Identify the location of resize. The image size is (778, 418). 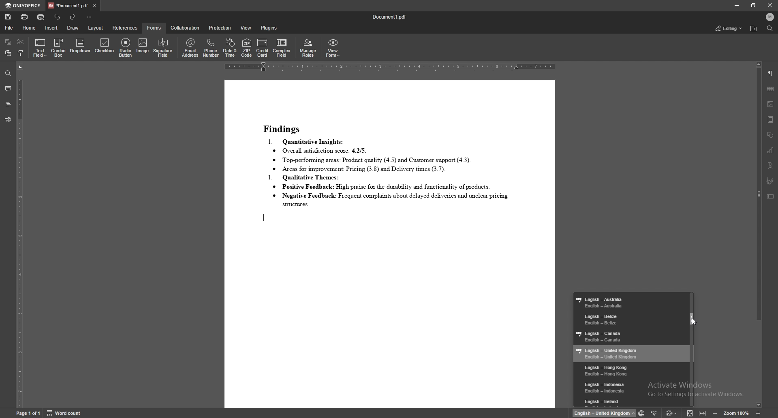
(753, 5).